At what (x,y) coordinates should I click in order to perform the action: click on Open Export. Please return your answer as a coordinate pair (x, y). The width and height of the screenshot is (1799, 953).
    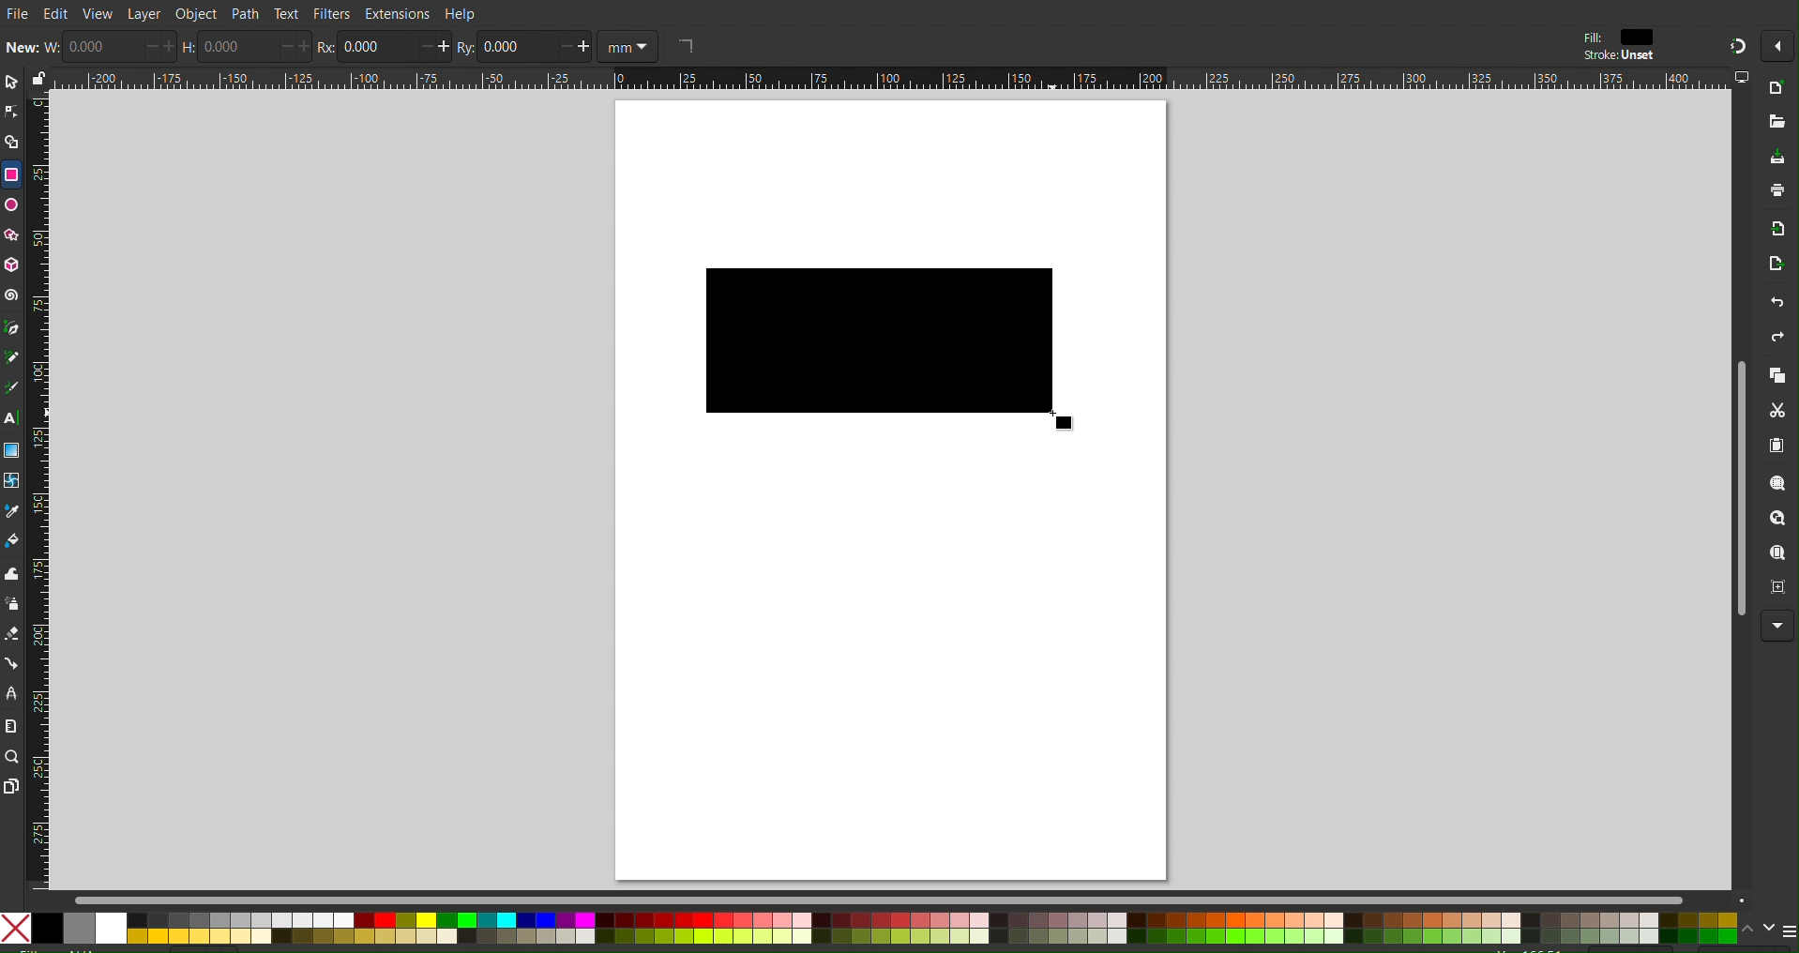
    Looking at the image, I should click on (1767, 268).